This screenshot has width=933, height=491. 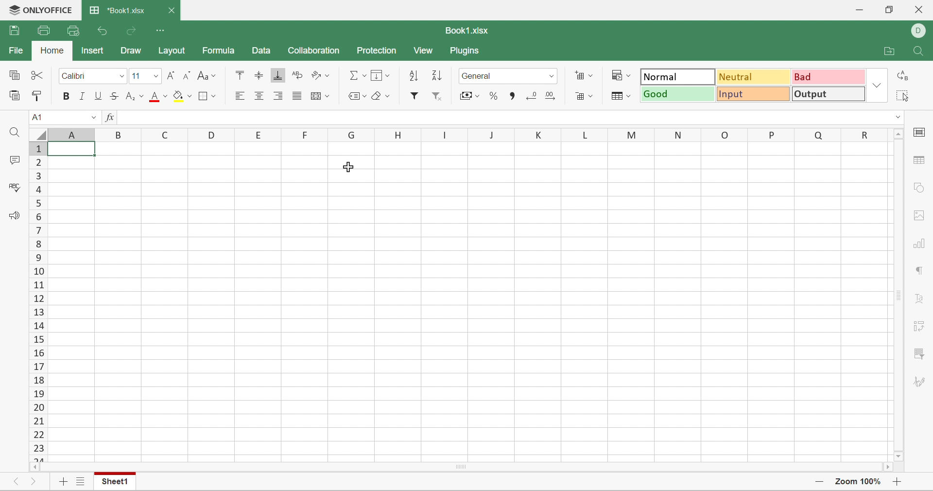 What do you see at coordinates (554, 77) in the screenshot?
I see `Drop down` at bounding box center [554, 77].